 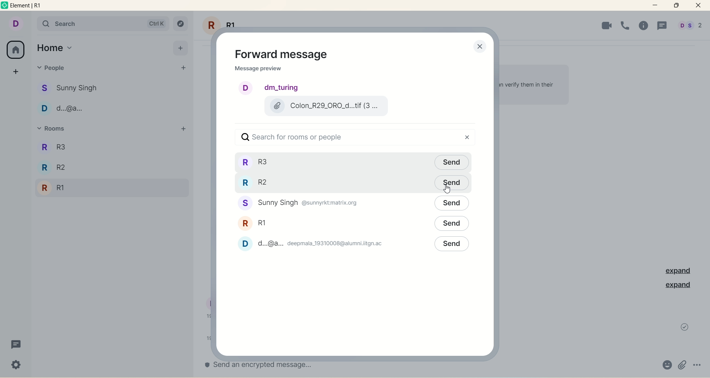 I want to click on video call, so click(x=604, y=26).